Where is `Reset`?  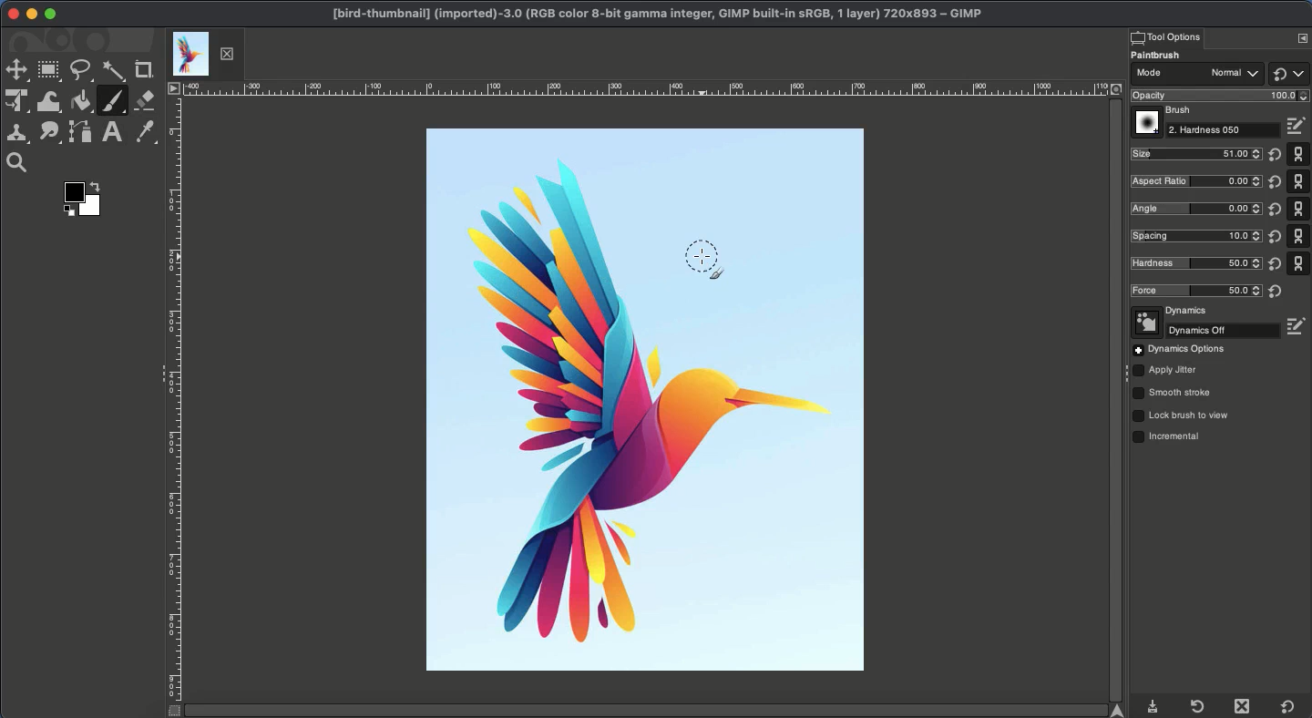 Reset is located at coordinates (1273, 223).